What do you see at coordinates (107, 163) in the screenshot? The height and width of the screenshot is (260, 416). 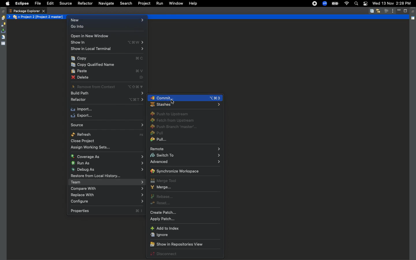 I see `Run as` at bounding box center [107, 163].